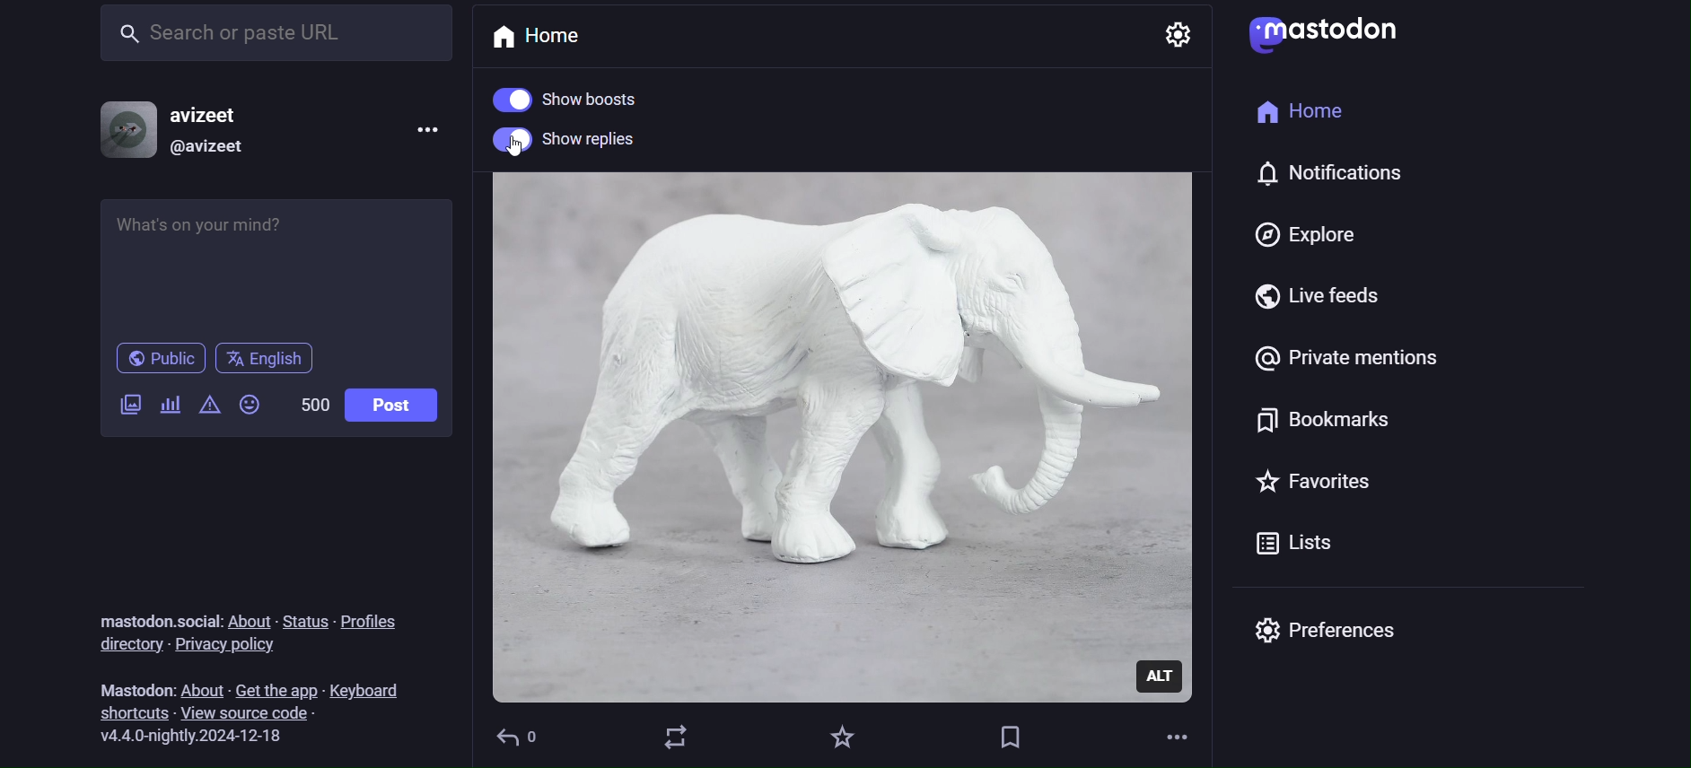 Image resolution: width=1691 pixels, height=768 pixels. What do you see at coordinates (311, 401) in the screenshot?
I see `word limit` at bounding box center [311, 401].